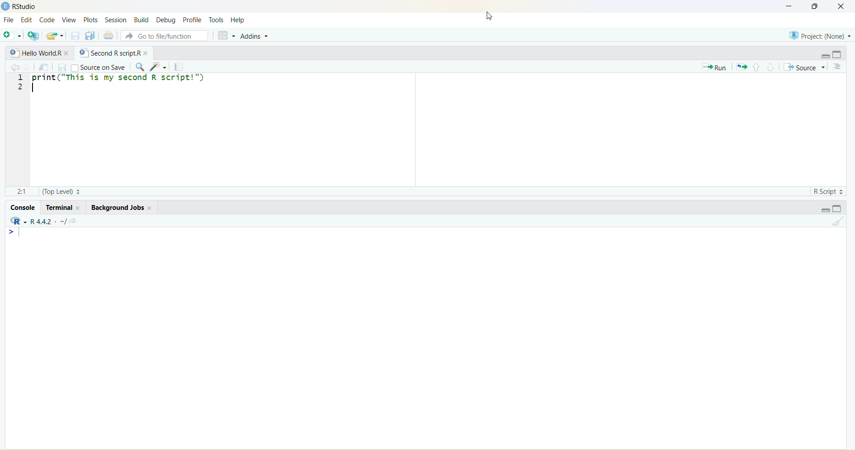 The image size is (855, 450). I want to click on Edit, so click(27, 20).